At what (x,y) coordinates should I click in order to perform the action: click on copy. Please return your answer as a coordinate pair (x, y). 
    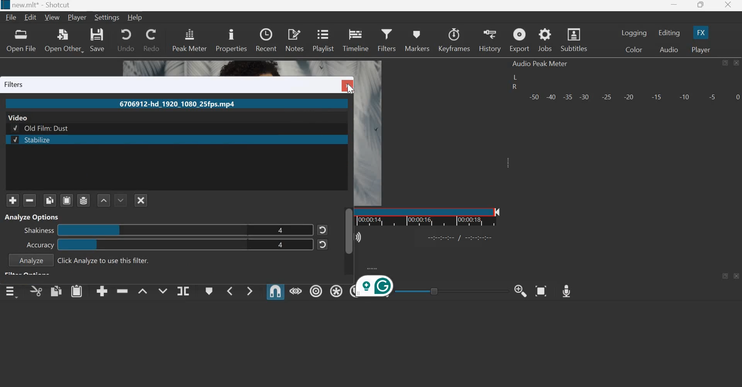
    Looking at the image, I should click on (56, 291).